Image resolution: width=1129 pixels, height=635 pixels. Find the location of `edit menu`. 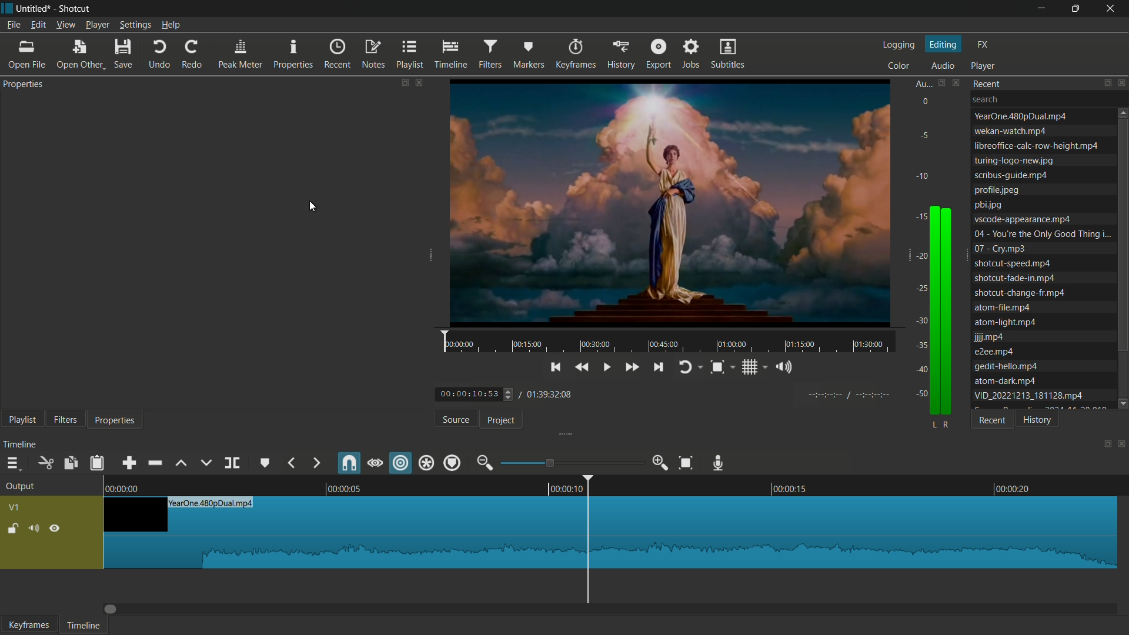

edit menu is located at coordinates (38, 25).